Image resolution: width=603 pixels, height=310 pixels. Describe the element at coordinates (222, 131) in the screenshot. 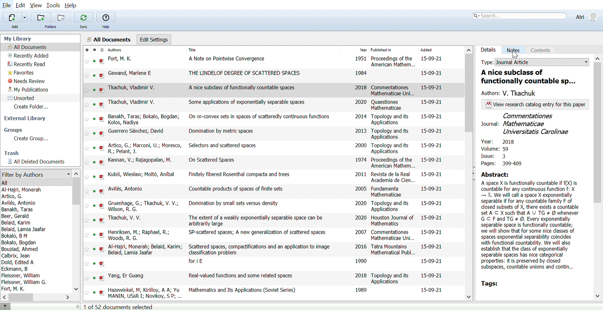

I see `Domination by metric spaces` at that location.